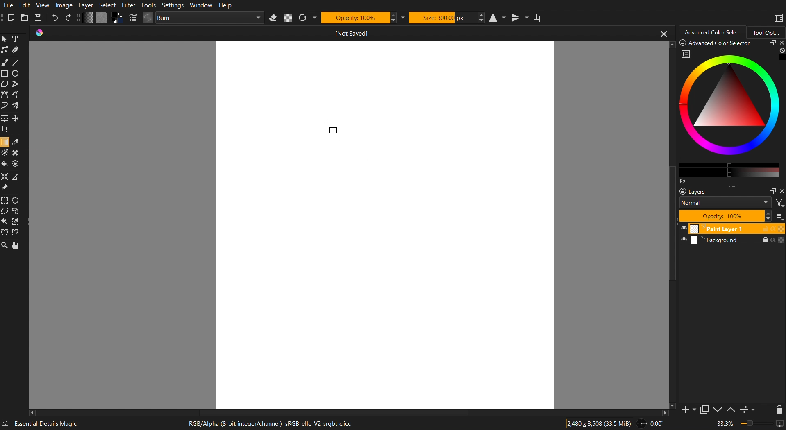 The image size is (786, 430). What do you see at coordinates (5, 50) in the screenshot?
I see `Linework` at bounding box center [5, 50].